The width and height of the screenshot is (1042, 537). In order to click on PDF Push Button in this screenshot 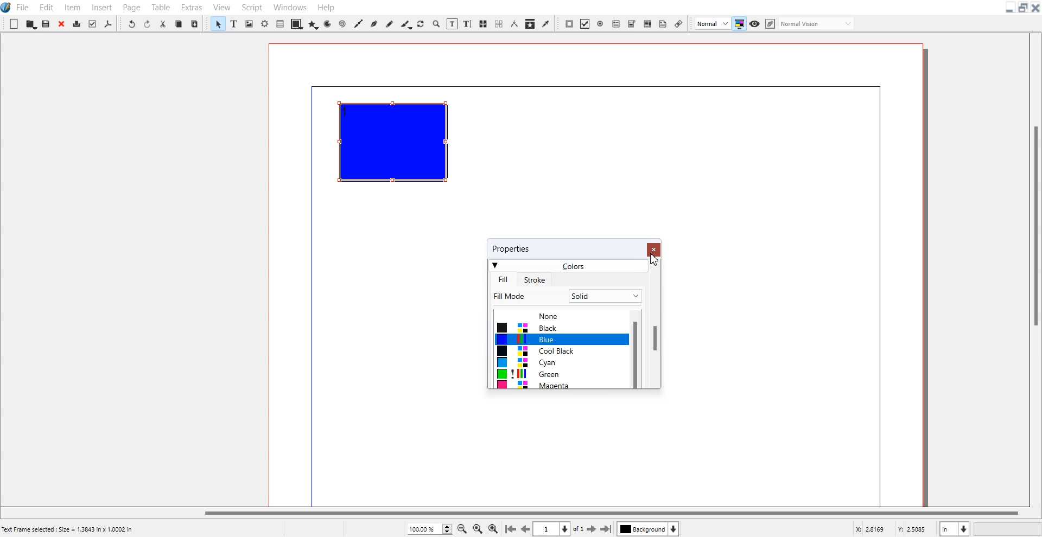, I will do `click(569, 24)`.